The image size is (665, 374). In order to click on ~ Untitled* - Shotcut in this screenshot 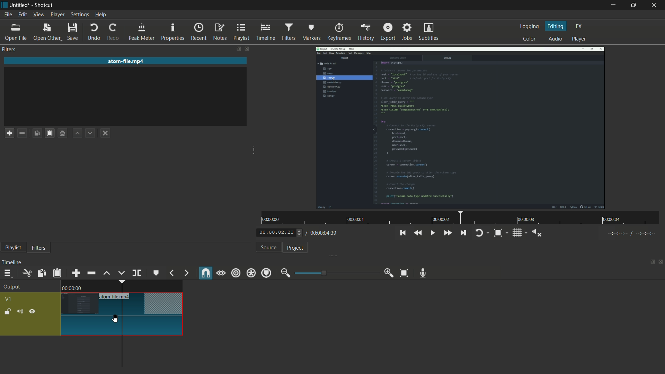, I will do `click(30, 5)`.